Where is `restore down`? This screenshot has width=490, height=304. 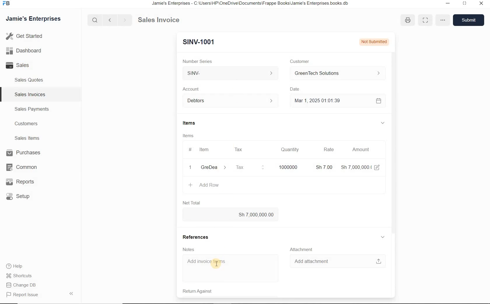 restore down is located at coordinates (447, 4).